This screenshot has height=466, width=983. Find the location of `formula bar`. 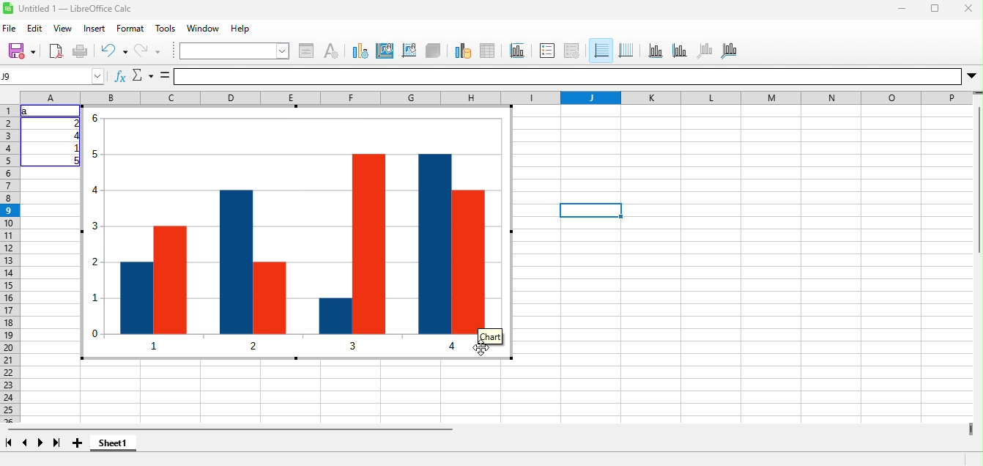

formula bar is located at coordinates (568, 76).